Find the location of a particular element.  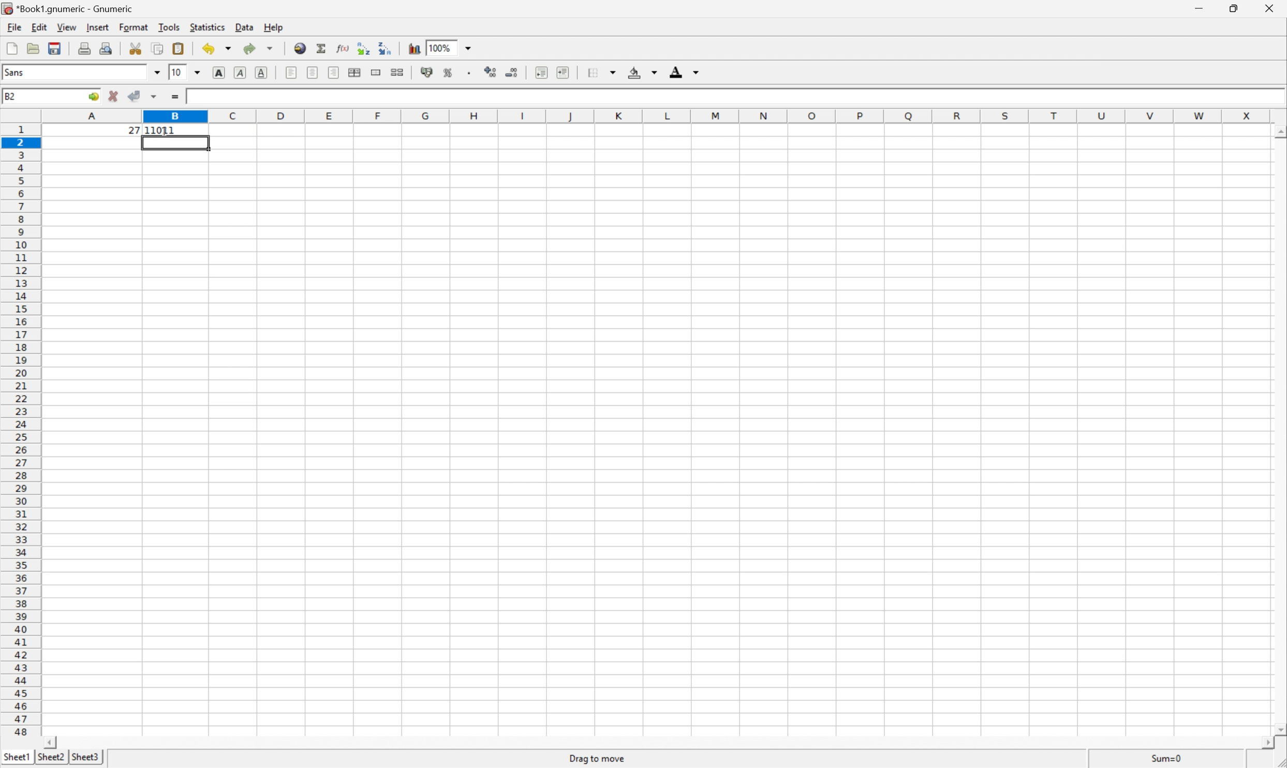

Format is located at coordinates (134, 26).